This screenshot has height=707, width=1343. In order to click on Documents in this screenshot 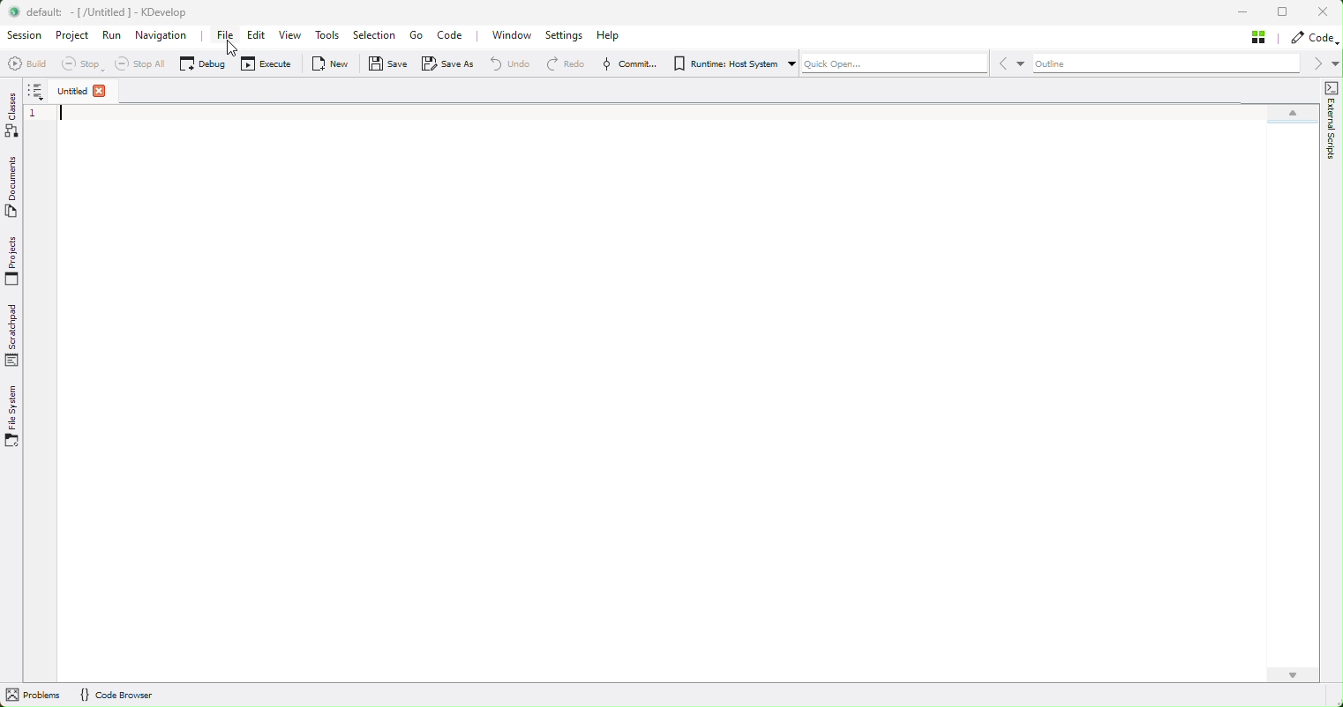, I will do `click(15, 190)`.